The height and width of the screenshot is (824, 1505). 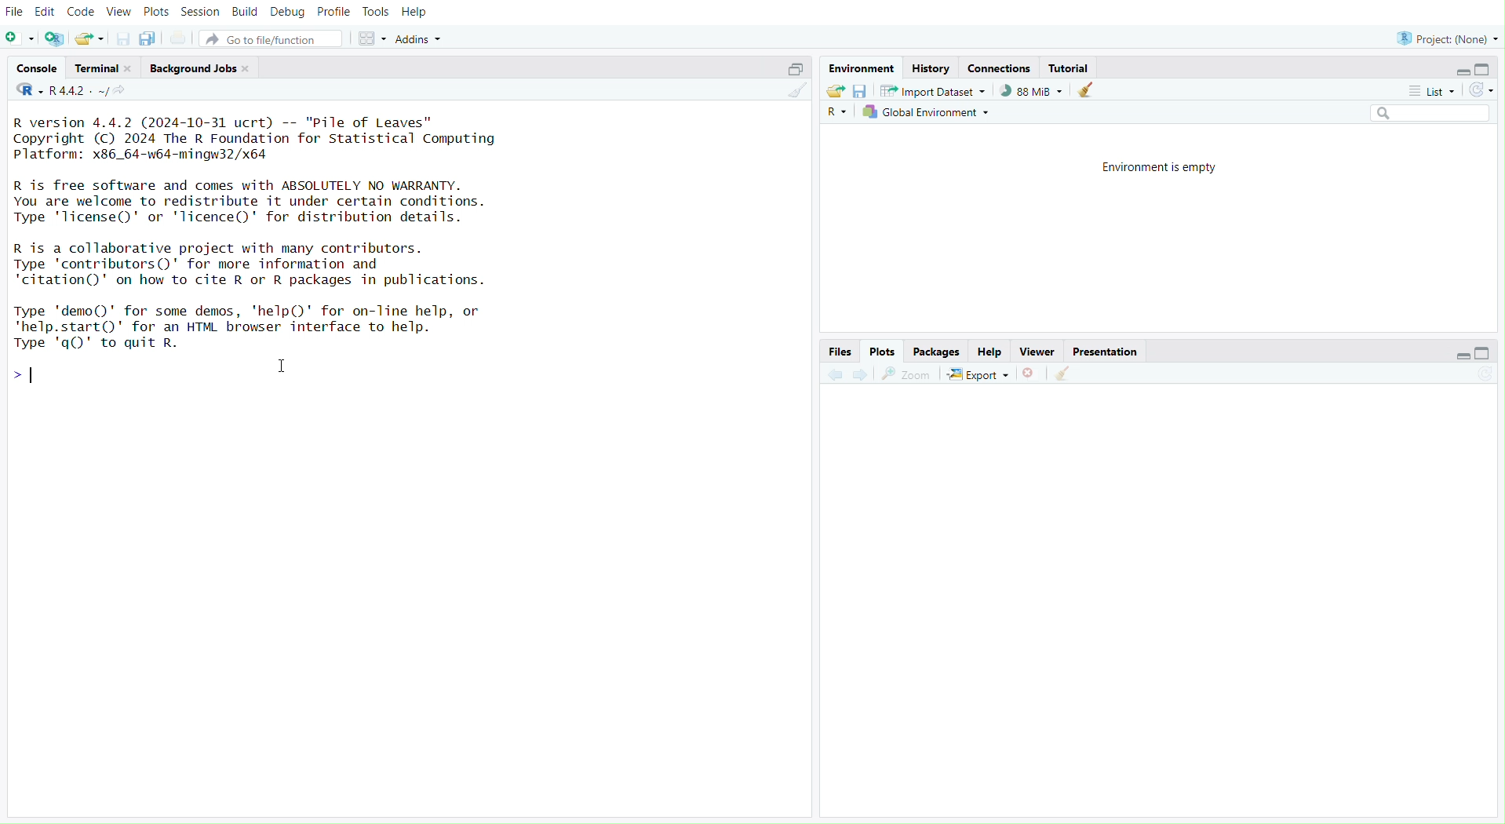 I want to click on Refresh the list of objects in the environment, so click(x=1484, y=89).